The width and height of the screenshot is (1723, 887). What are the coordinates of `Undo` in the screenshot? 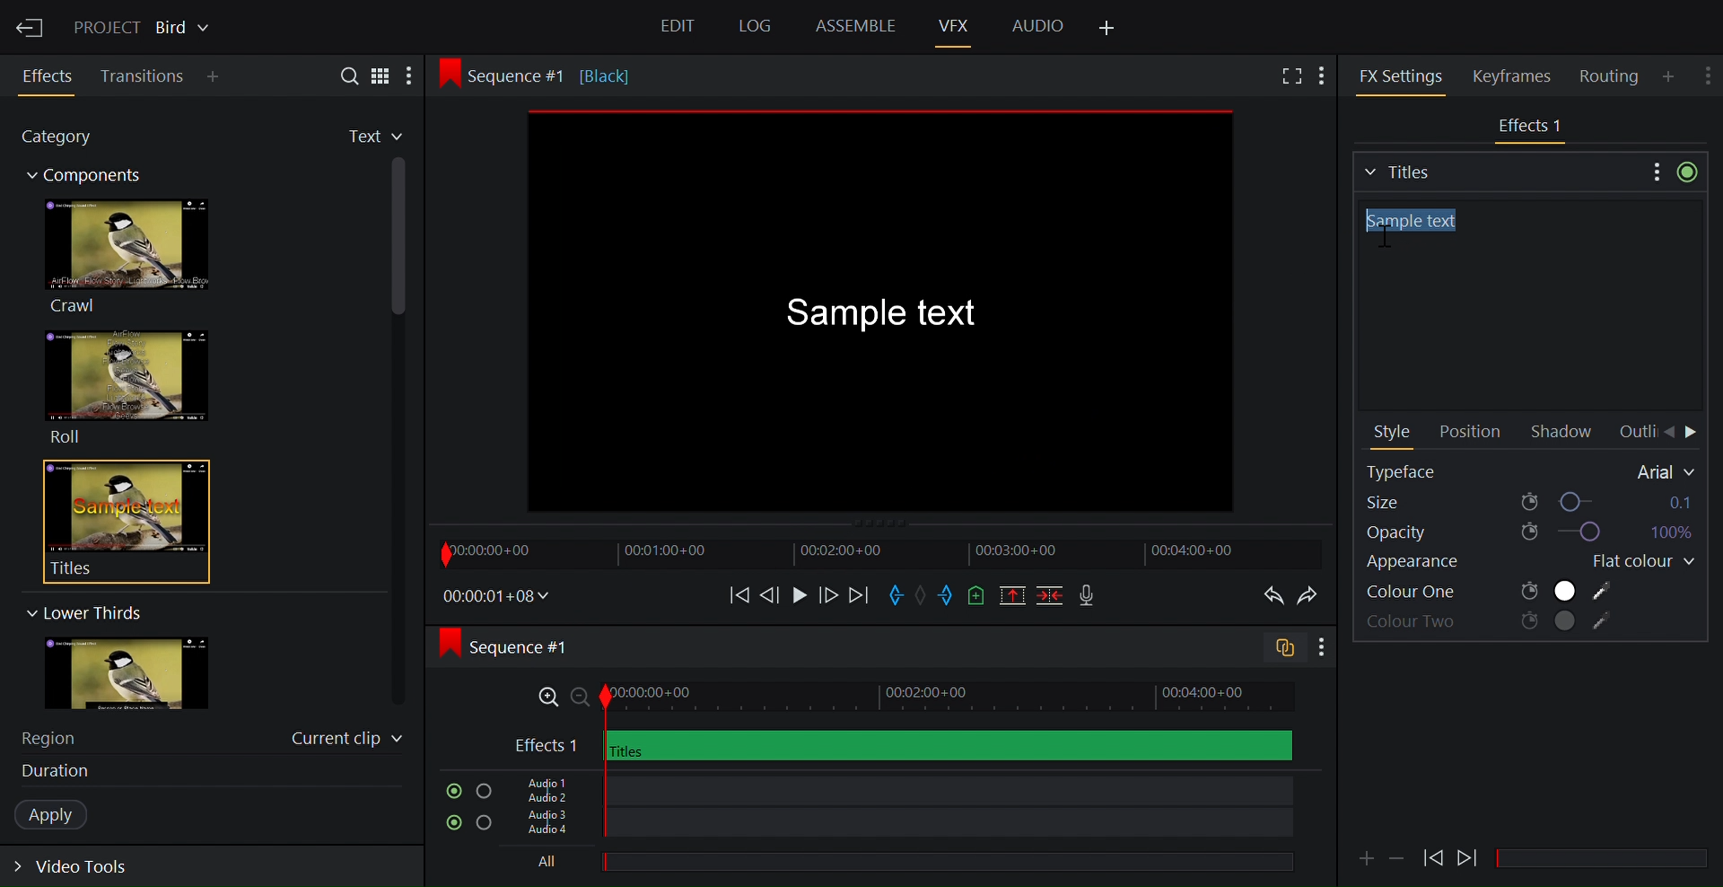 It's located at (1269, 596).